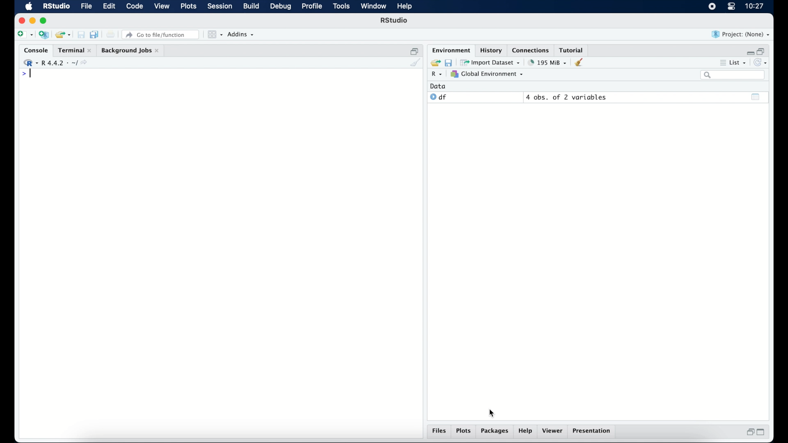 This screenshot has height=443, width=788. What do you see at coordinates (448, 62) in the screenshot?
I see `save` at bounding box center [448, 62].